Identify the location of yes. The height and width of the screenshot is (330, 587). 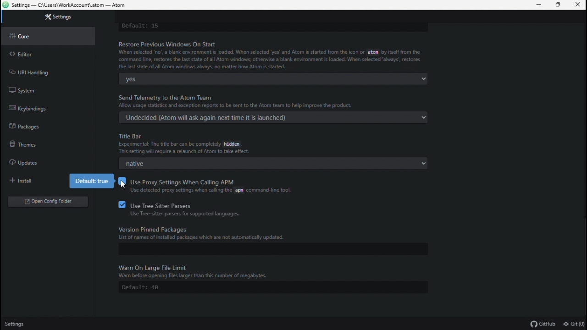
(271, 78).